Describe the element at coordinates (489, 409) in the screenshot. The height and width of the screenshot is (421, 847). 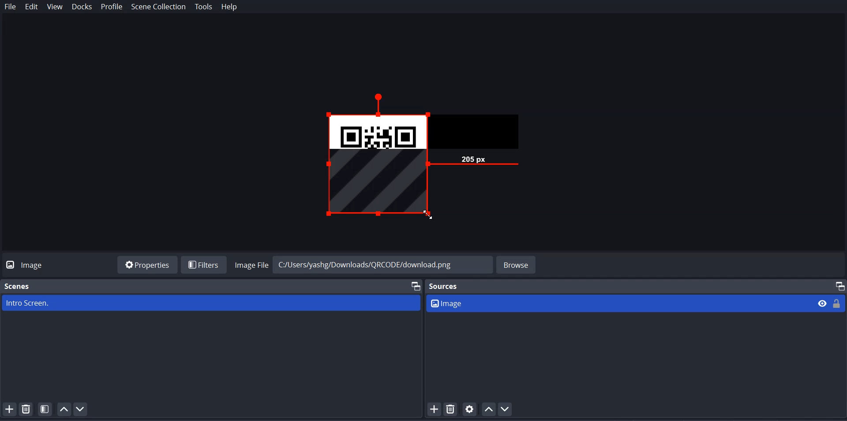
I see `Move Source Up` at that location.